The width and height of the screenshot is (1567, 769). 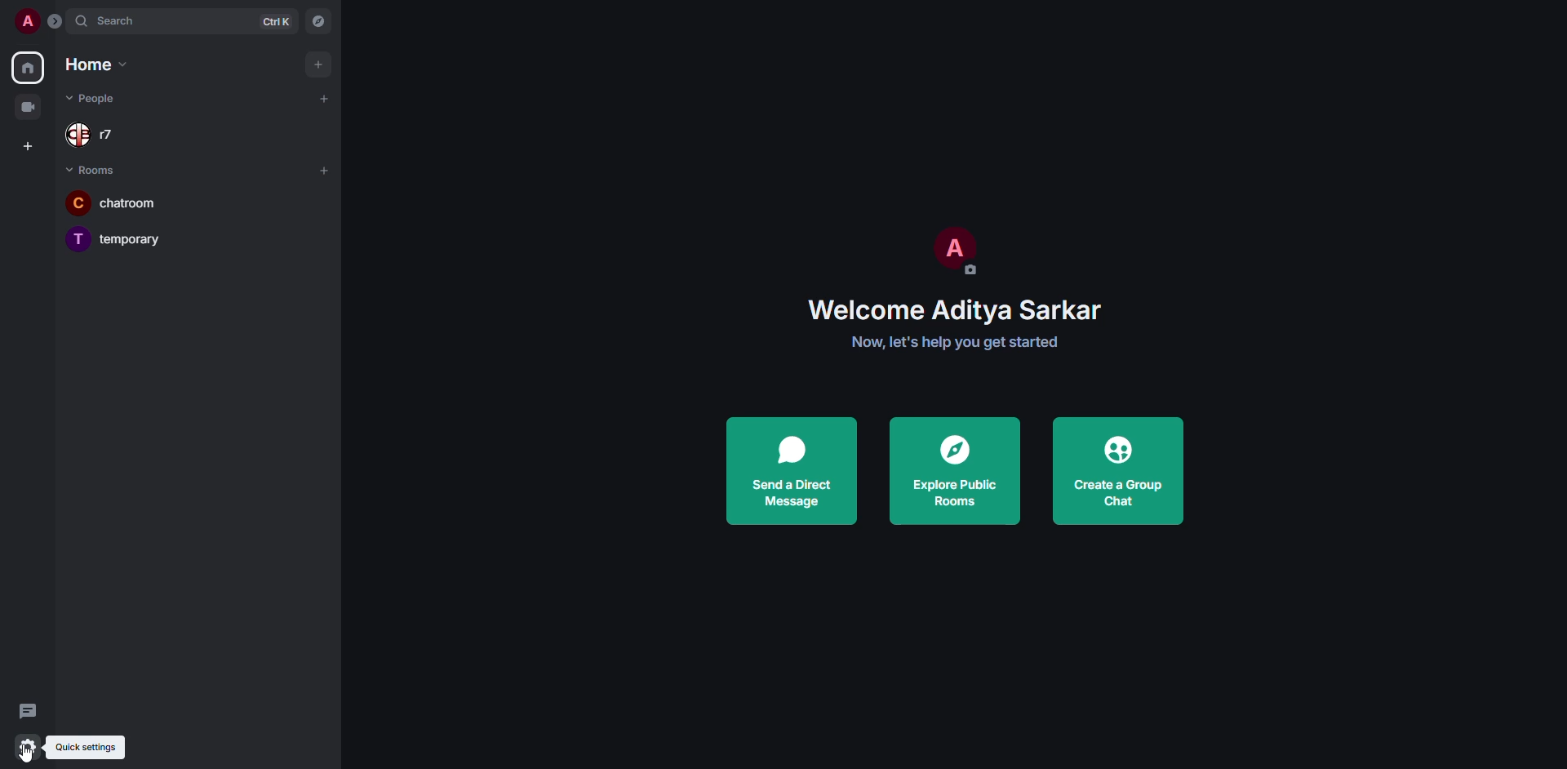 What do you see at coordinates (129, 201) in the screenshot?
I see `chatroom` at bounding box center [129, 201].